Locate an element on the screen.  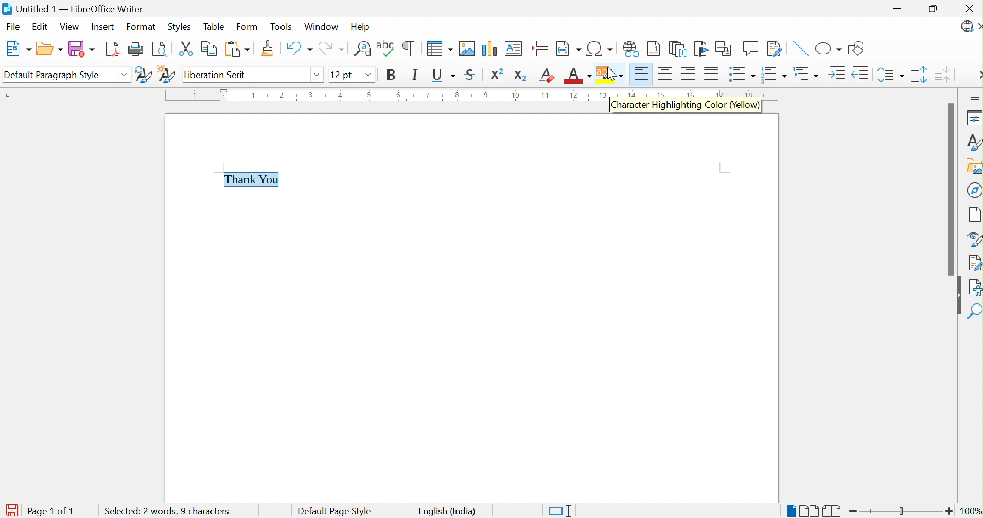
Select Outline Format is located at coordinates (805, 75).